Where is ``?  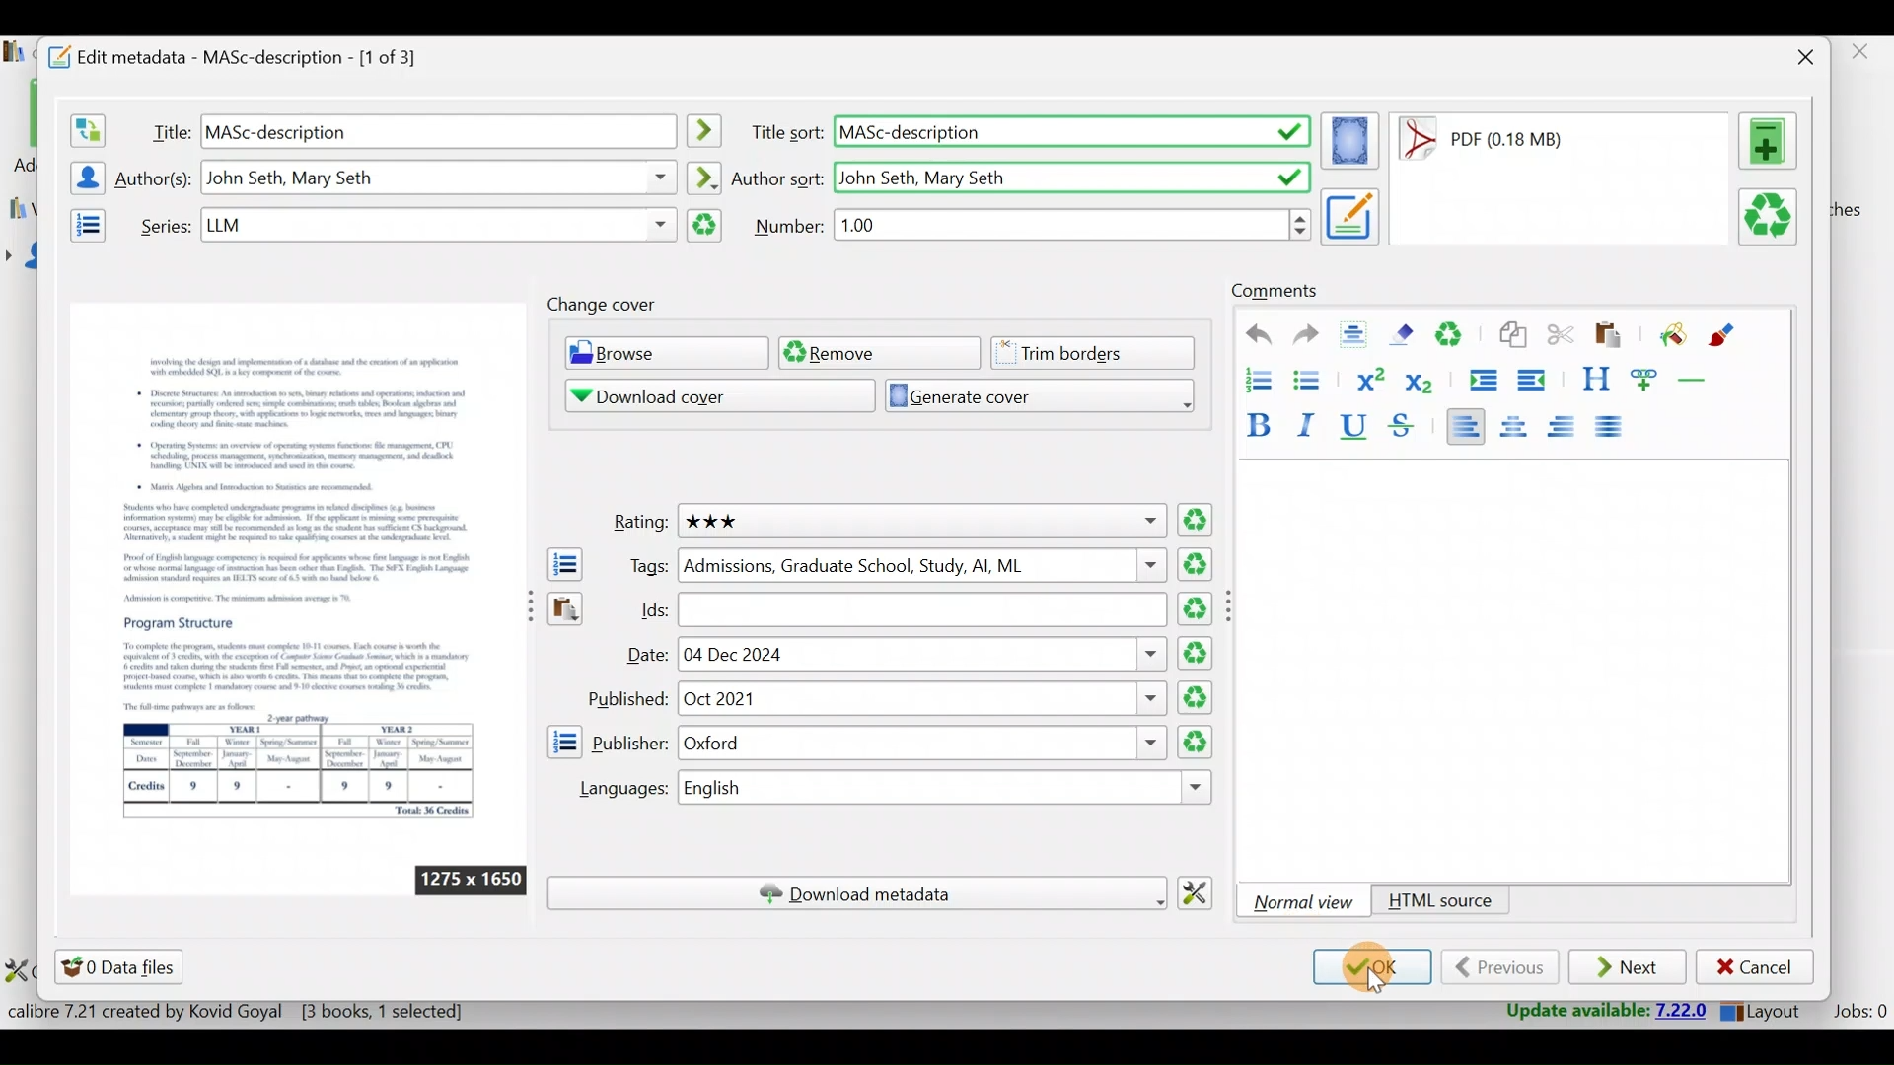  is located at coordinates (919, 521).